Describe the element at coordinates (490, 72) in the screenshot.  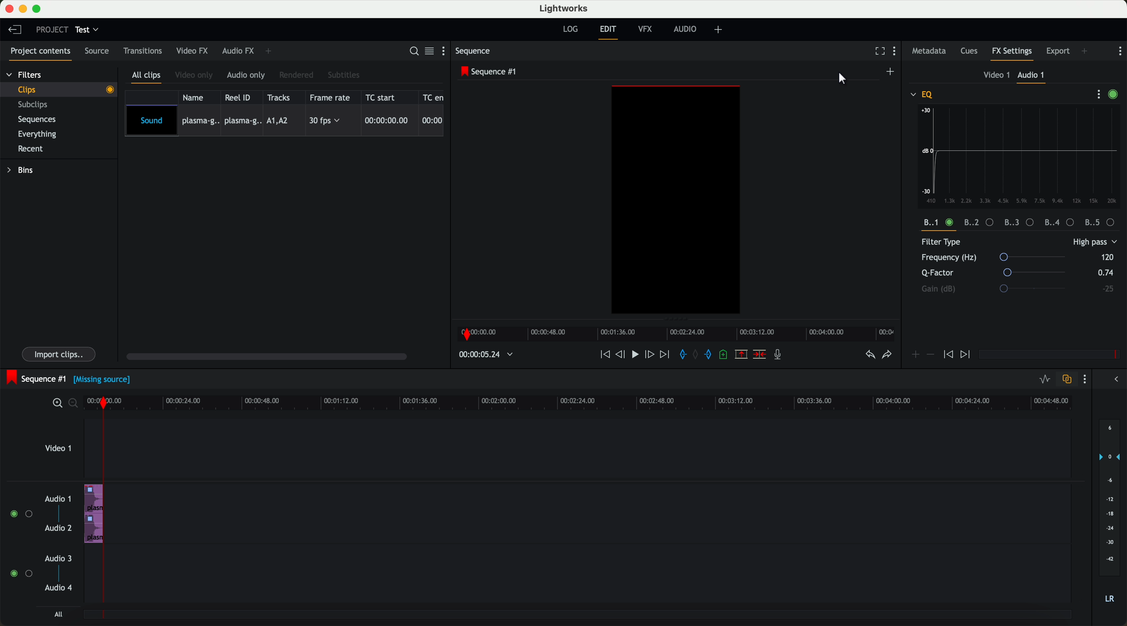
I see `sequence #1` at that location.